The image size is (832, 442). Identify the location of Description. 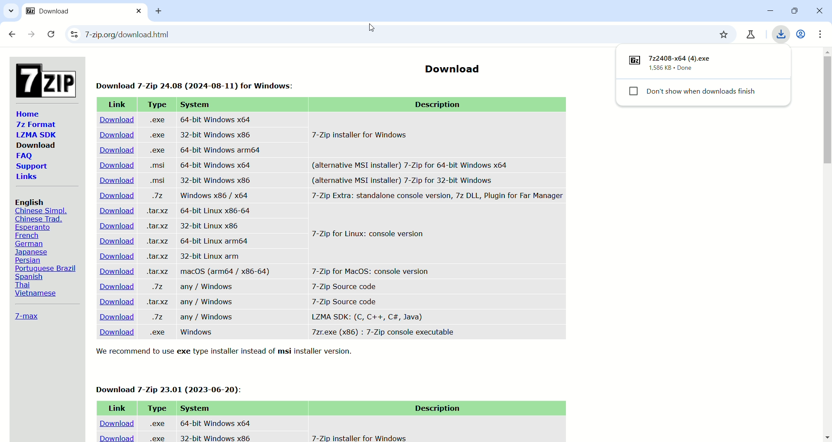
(442, 105).